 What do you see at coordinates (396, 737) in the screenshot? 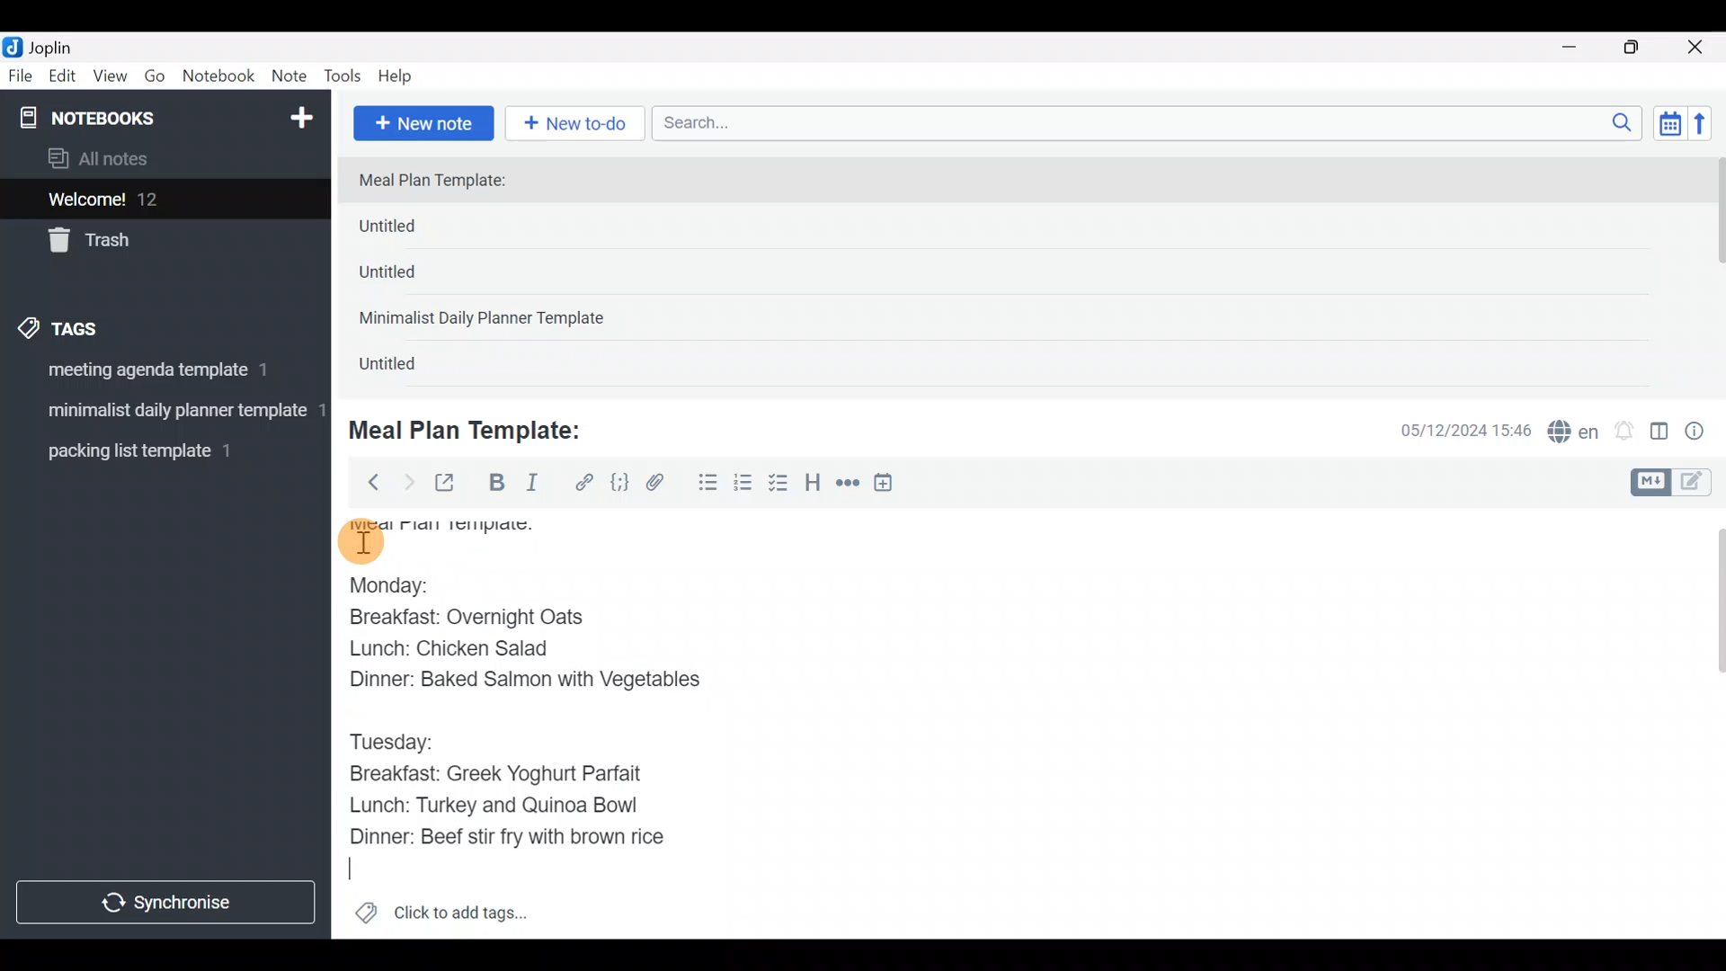
I see `Tuesday:` at bounding box center [396, 737].